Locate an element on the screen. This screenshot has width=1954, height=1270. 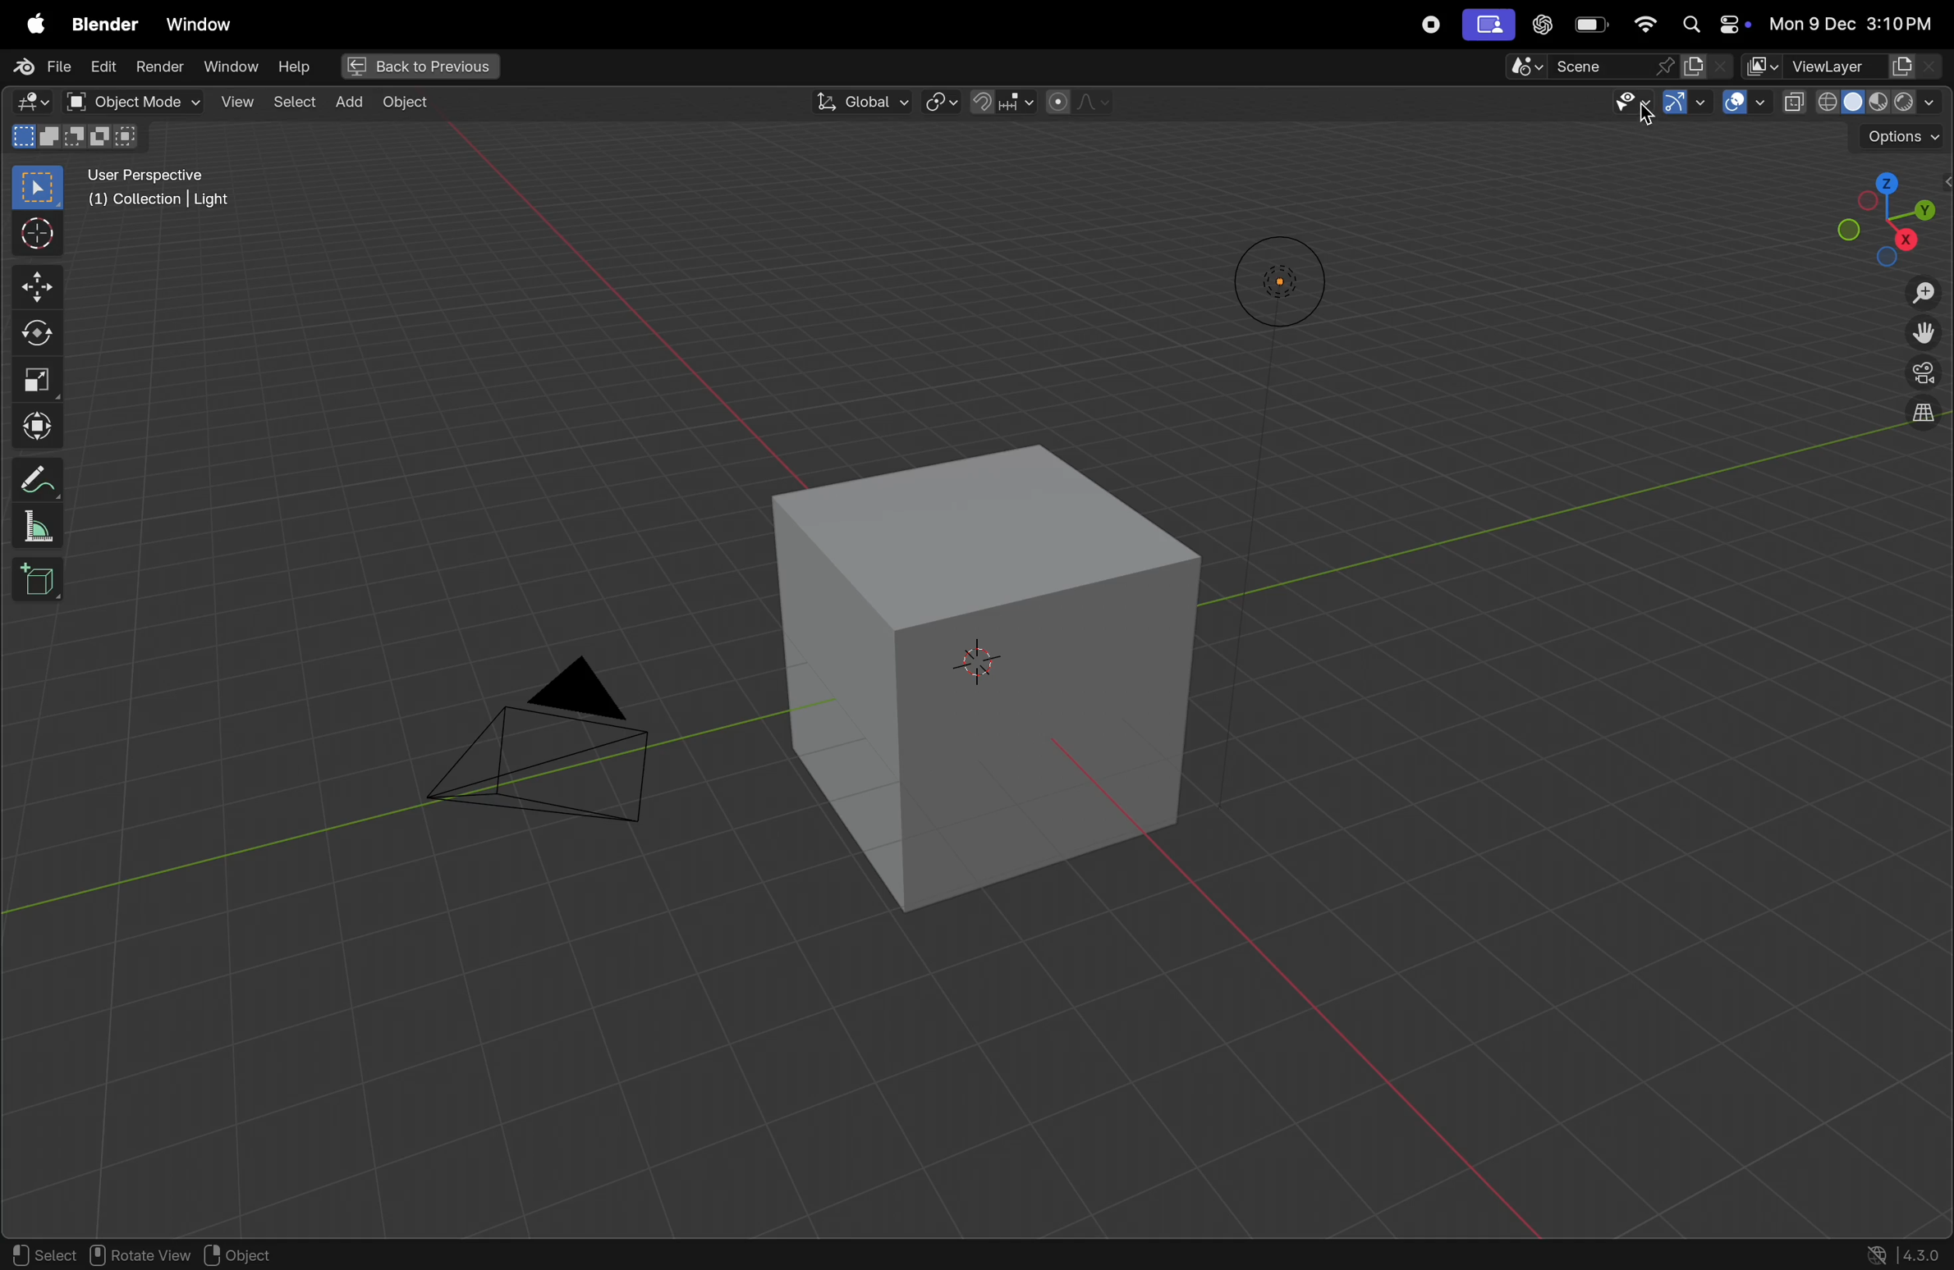
recorder is located at coordinates (1433, 27).